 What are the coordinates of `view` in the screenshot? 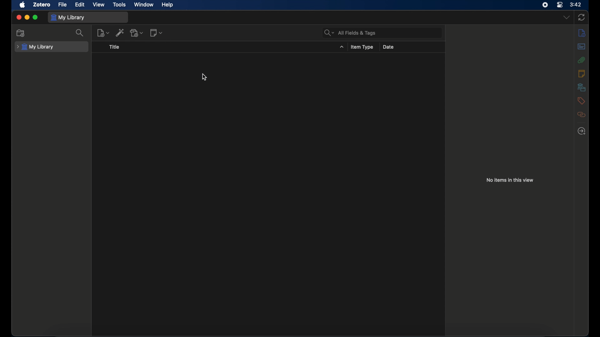 It's located at (99, 5).